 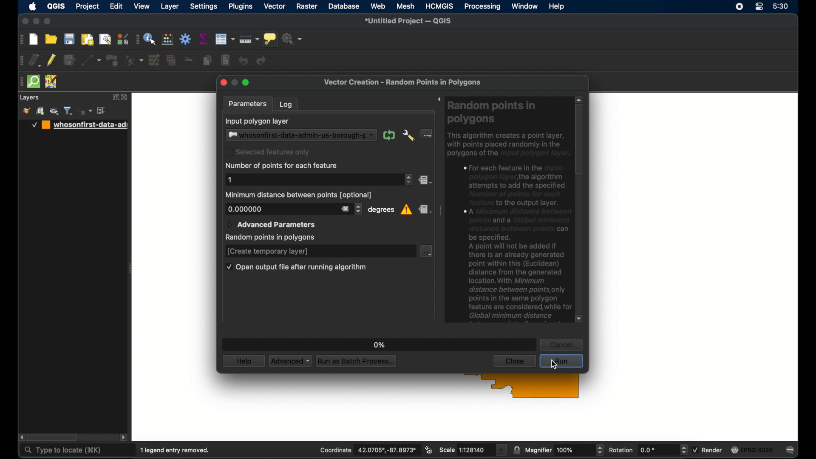 I want to click on save edits, so click(x=68, y=59).